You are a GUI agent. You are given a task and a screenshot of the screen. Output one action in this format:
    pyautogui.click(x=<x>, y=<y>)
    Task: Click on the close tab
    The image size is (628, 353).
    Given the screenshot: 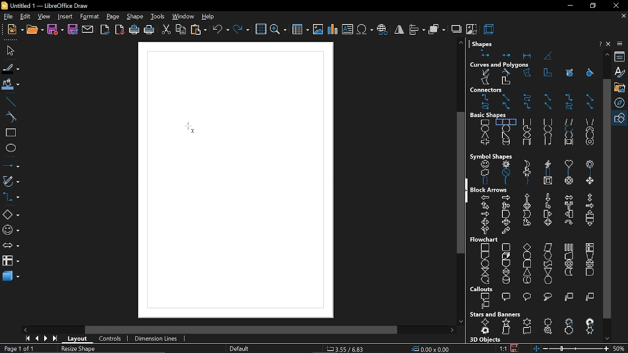 What is the action you would take?
    pyautogui.click(x=624, y=16)
    